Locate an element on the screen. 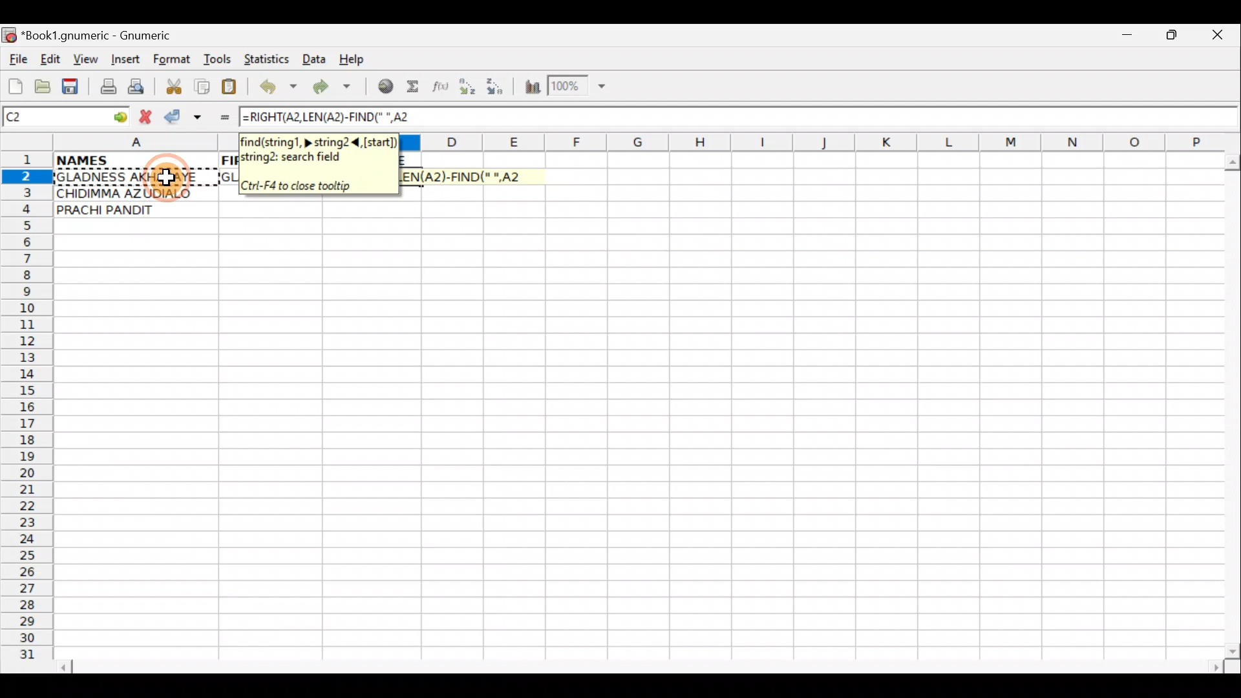 This screenshot has height=698, width=1241. File is located at coordinates (17, 60).